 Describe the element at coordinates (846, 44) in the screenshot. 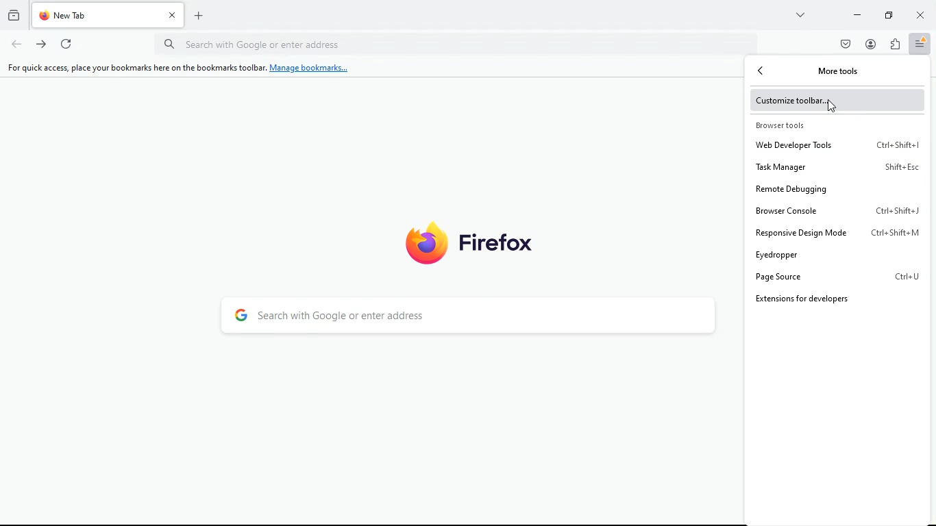

I see `pocket` at that location.